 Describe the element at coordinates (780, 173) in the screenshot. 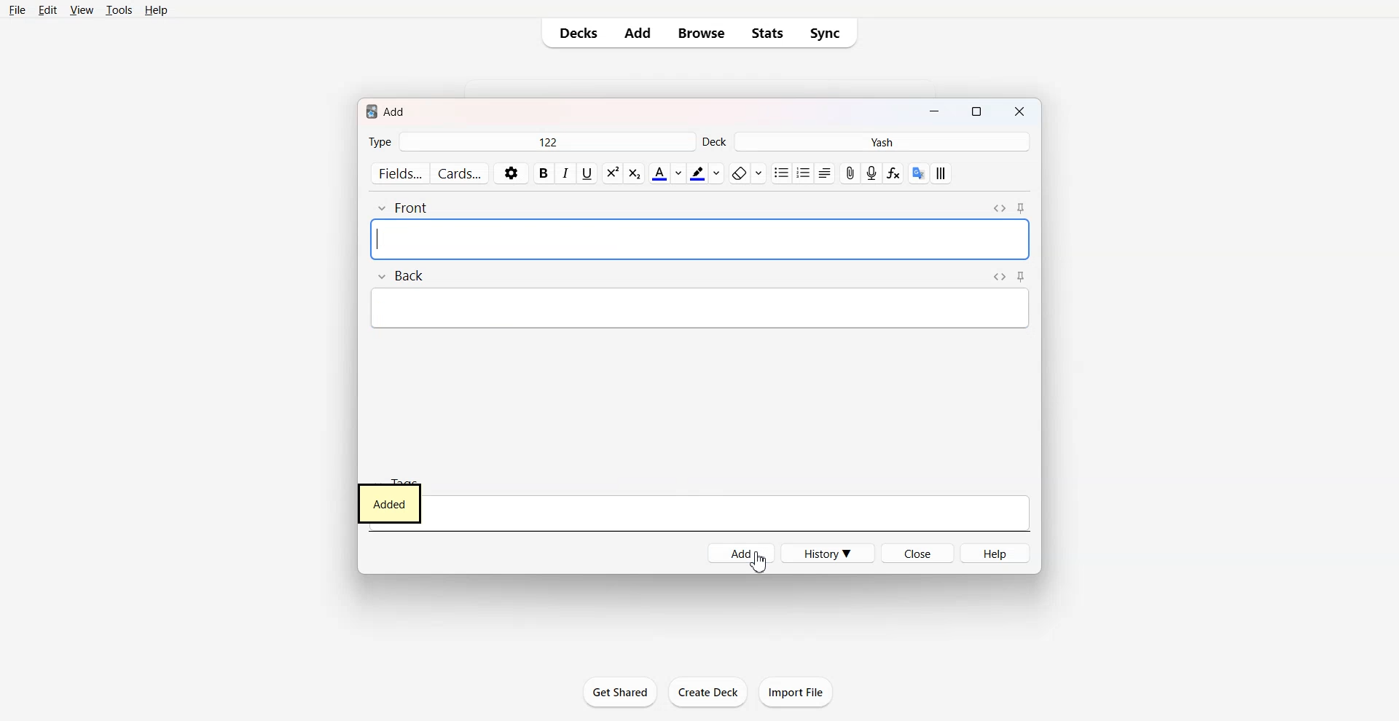

I see `Unorder List` at that location.